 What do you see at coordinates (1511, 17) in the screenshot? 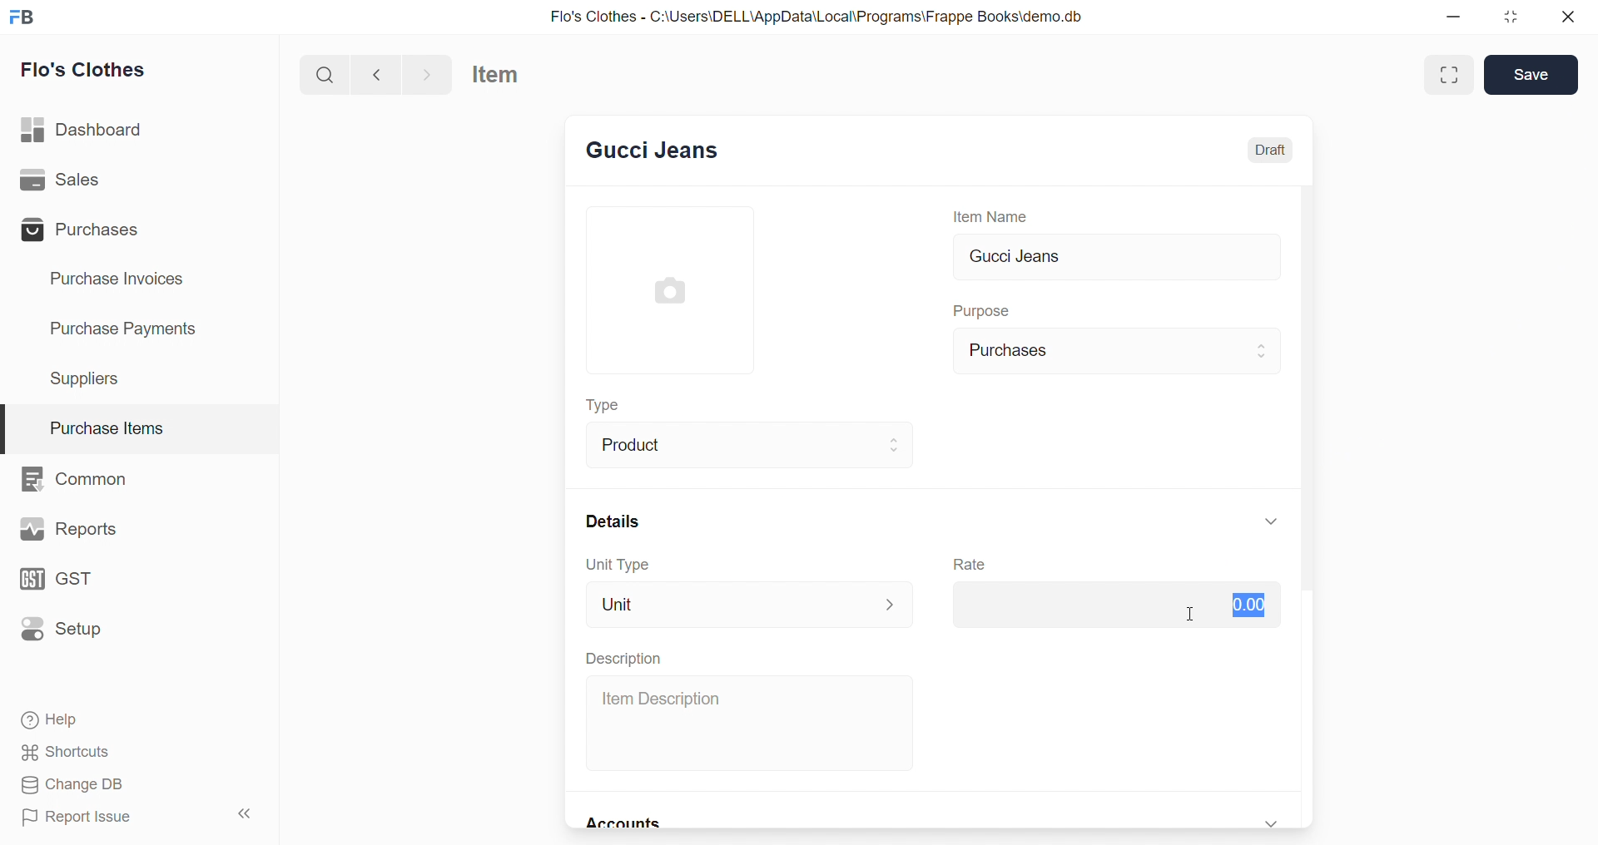
I see `resize` at bounding box center [1511, 17].